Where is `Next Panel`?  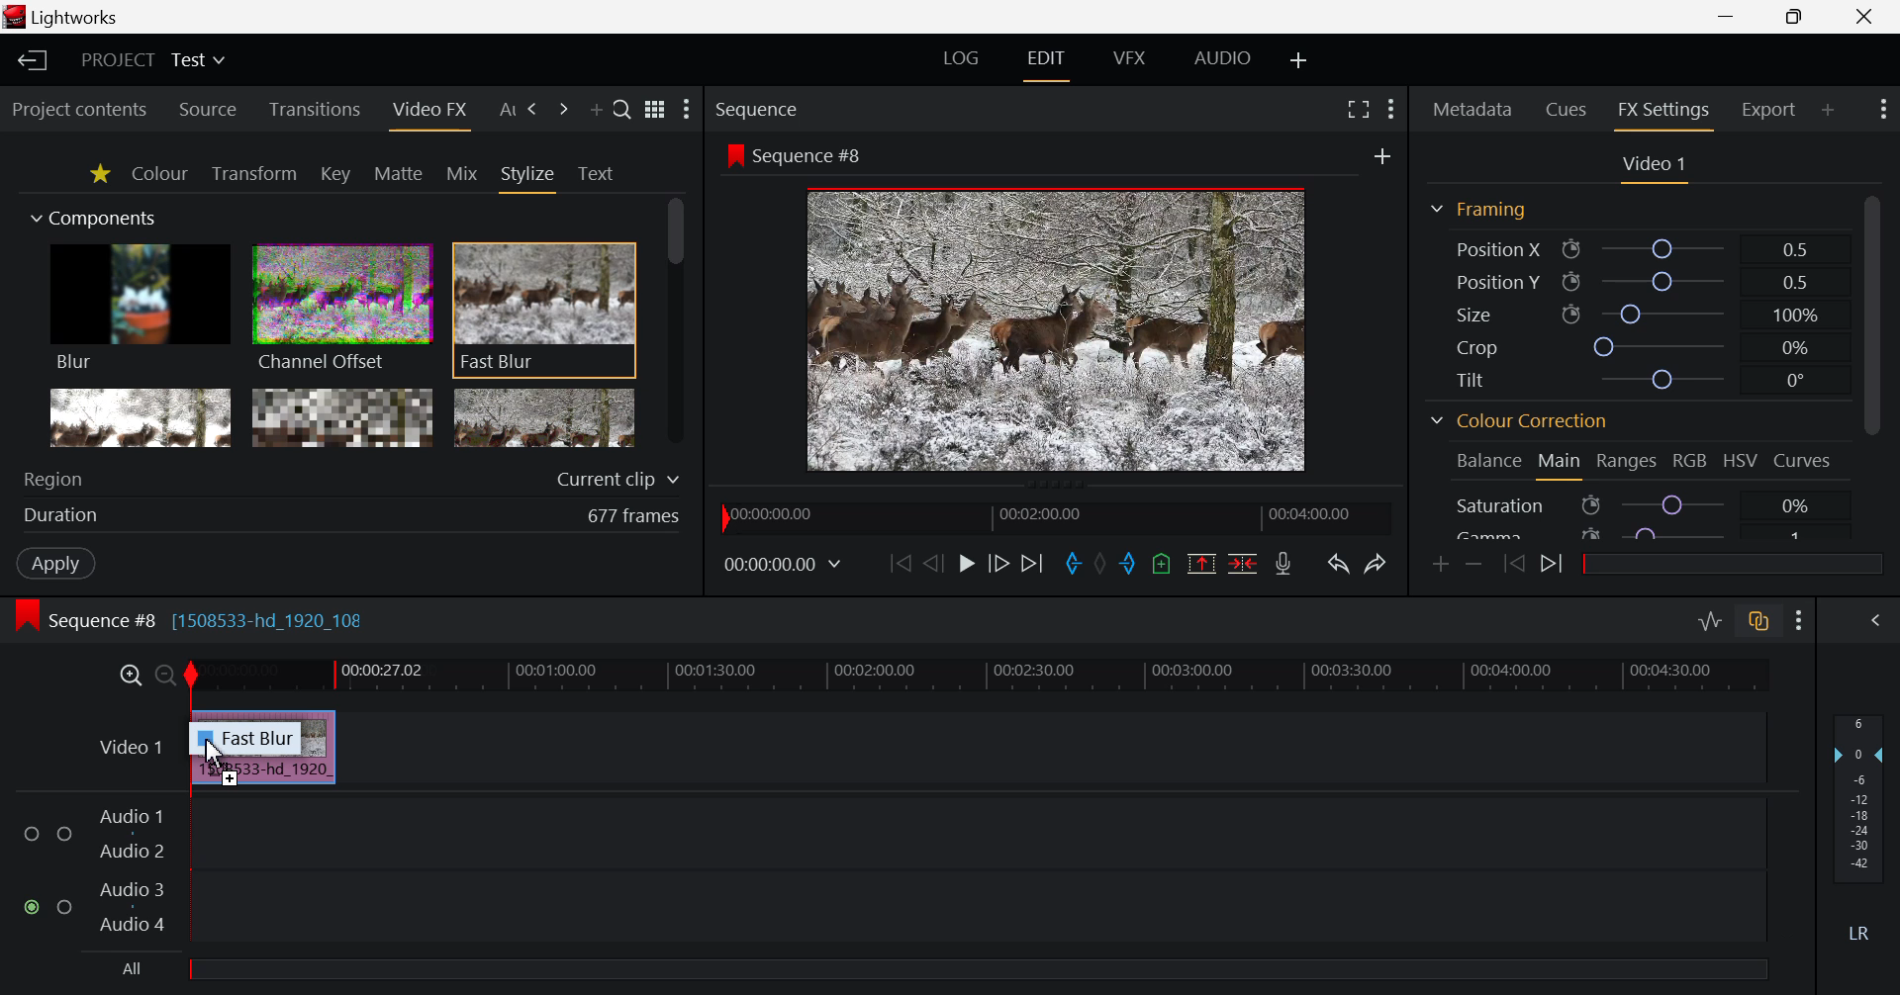
Next Panel is located at coordinates (529, 110).